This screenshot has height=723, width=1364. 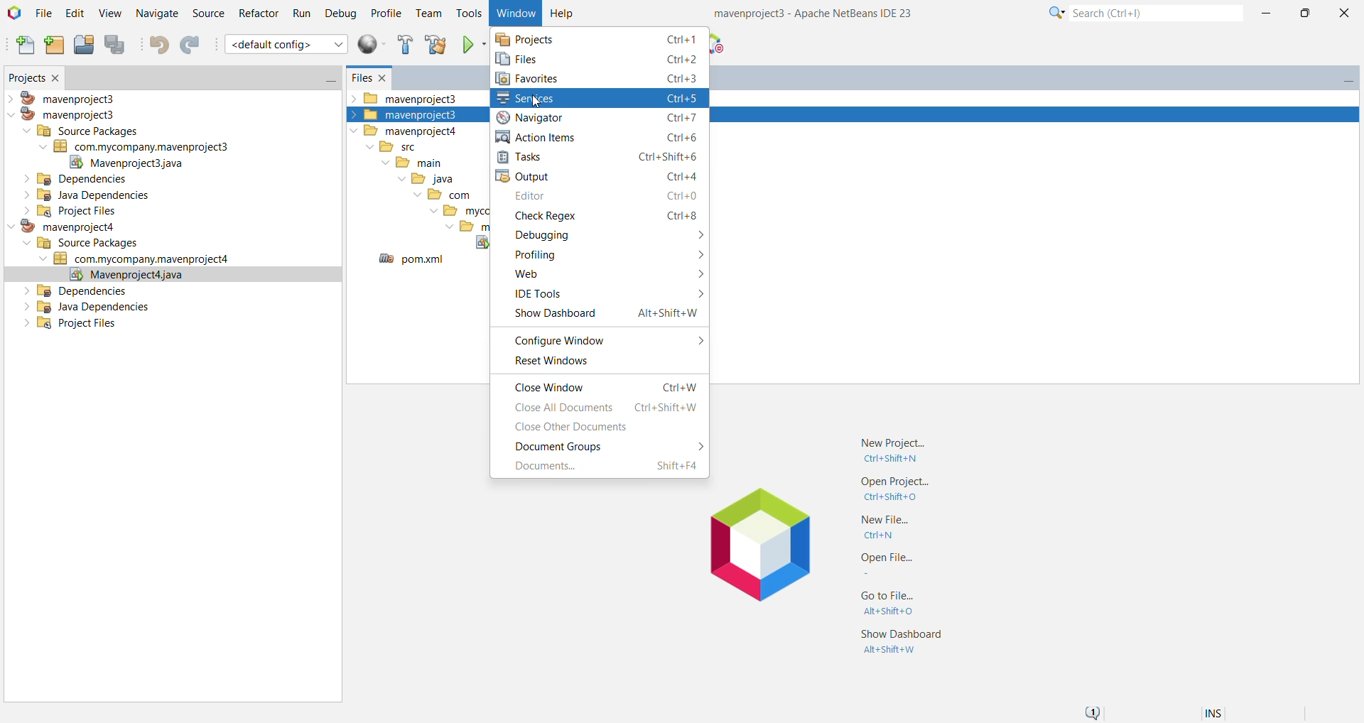 I want to click on Project Files, so click(x=65, y=327).